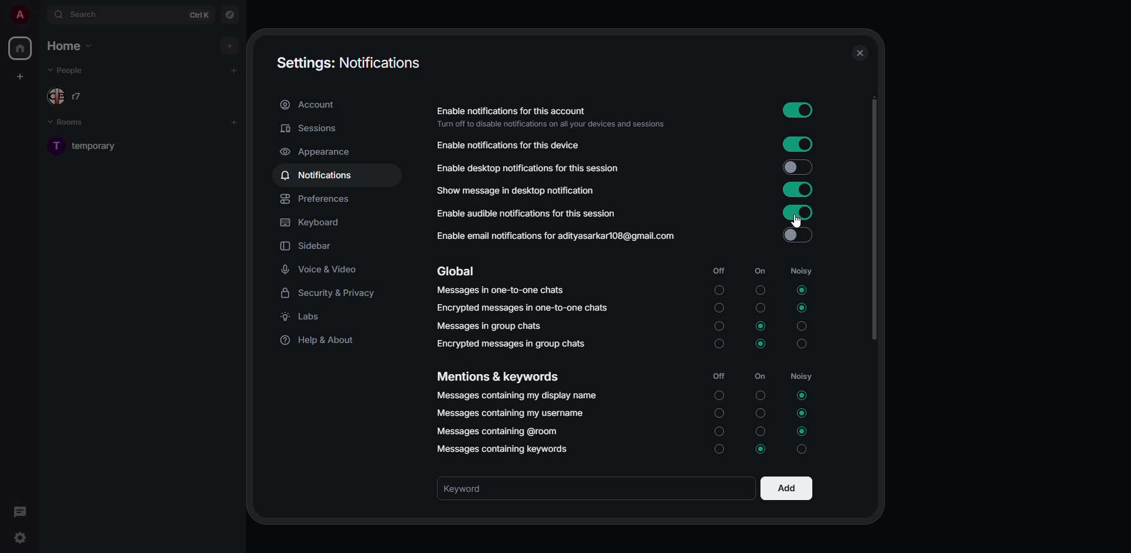  I want to click on Off Unselected, so click(718, 414).